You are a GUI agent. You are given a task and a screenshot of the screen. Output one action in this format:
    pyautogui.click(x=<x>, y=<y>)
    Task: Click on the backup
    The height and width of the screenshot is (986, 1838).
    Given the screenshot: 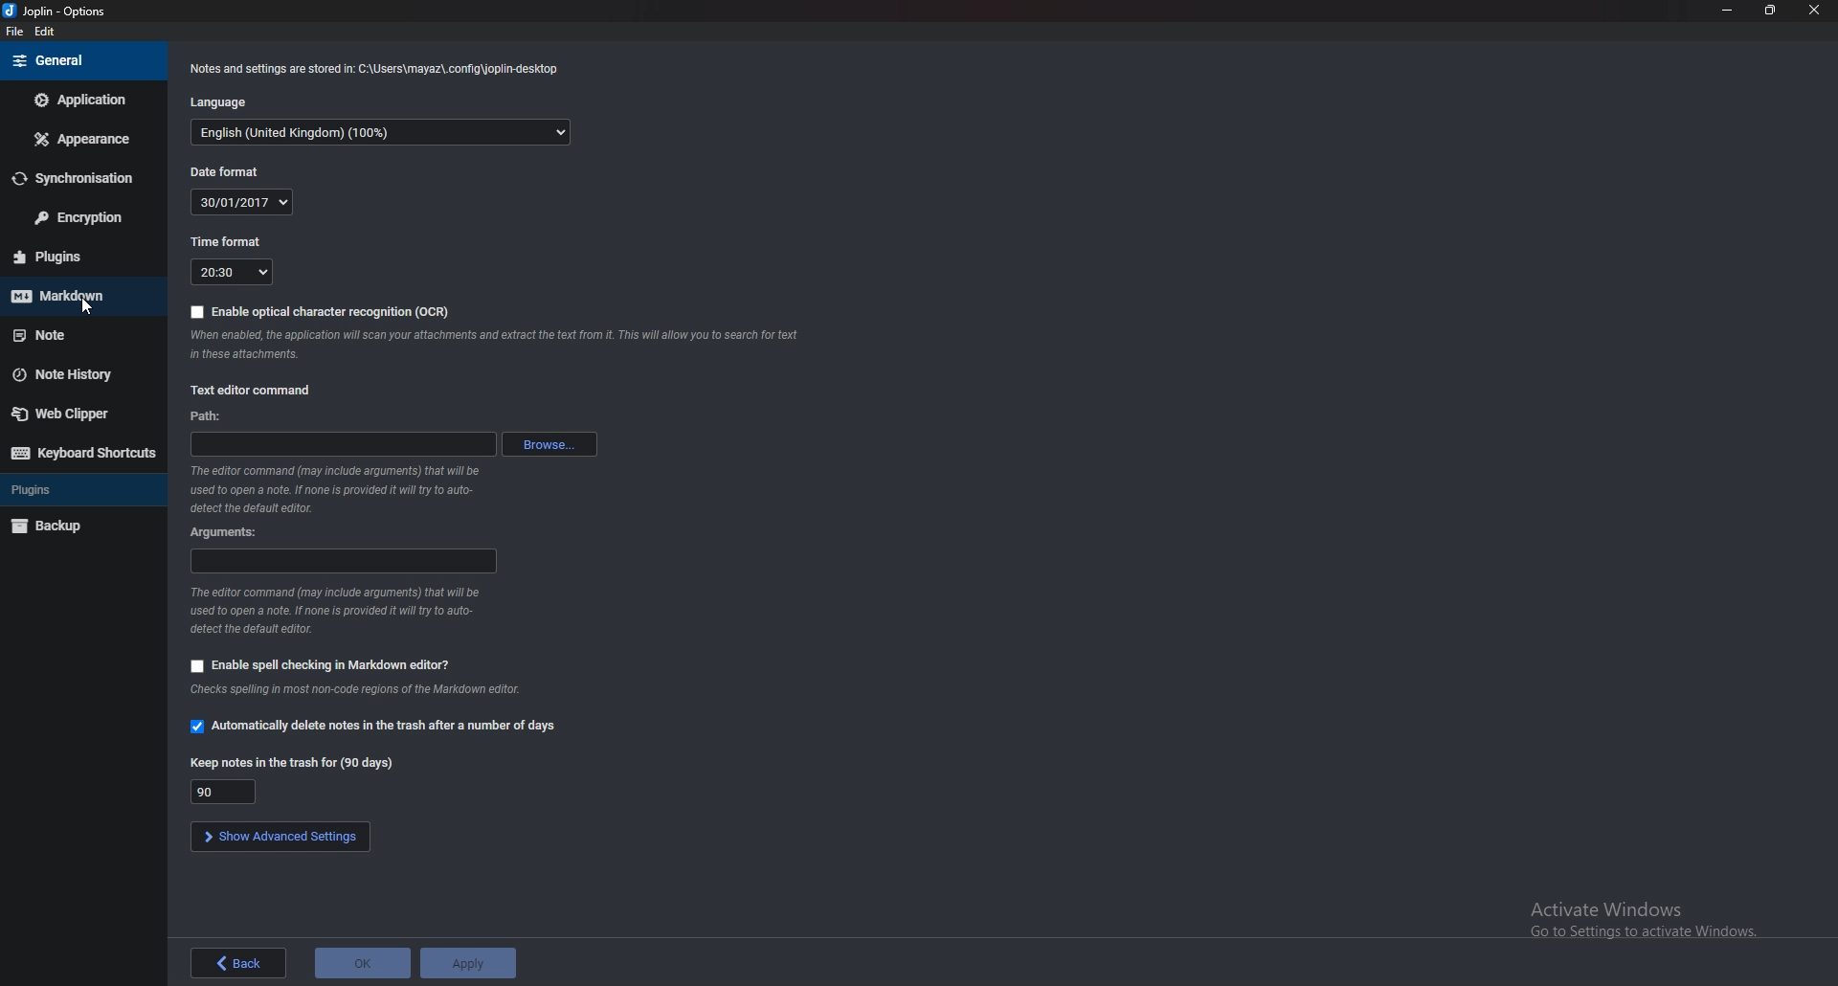 What is the action you would take?
    pyautogui.click(x=76, y=527)
    